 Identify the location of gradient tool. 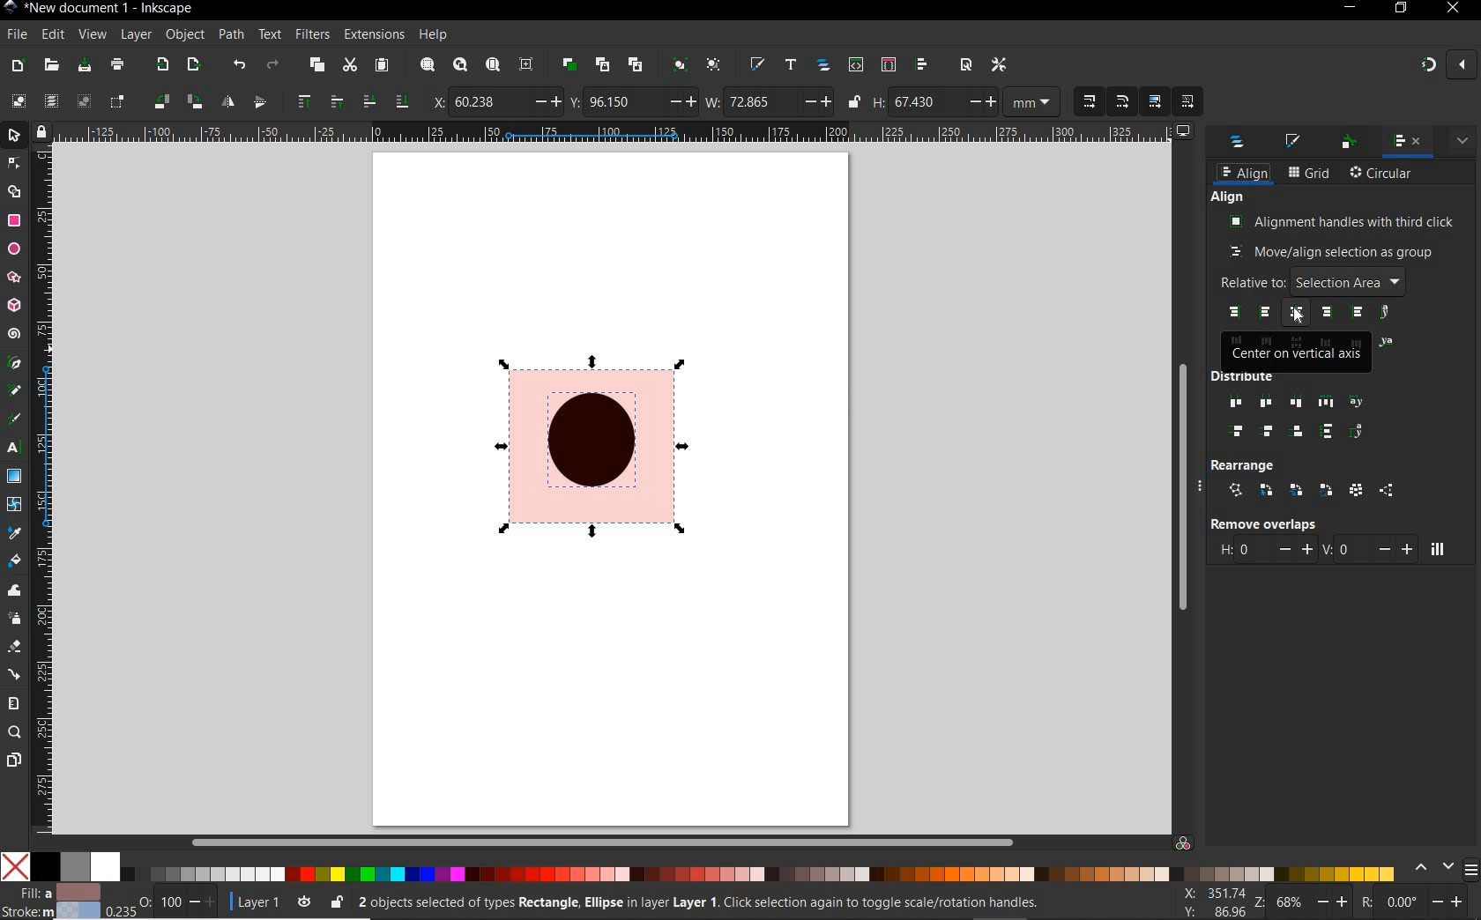
(15, 475).